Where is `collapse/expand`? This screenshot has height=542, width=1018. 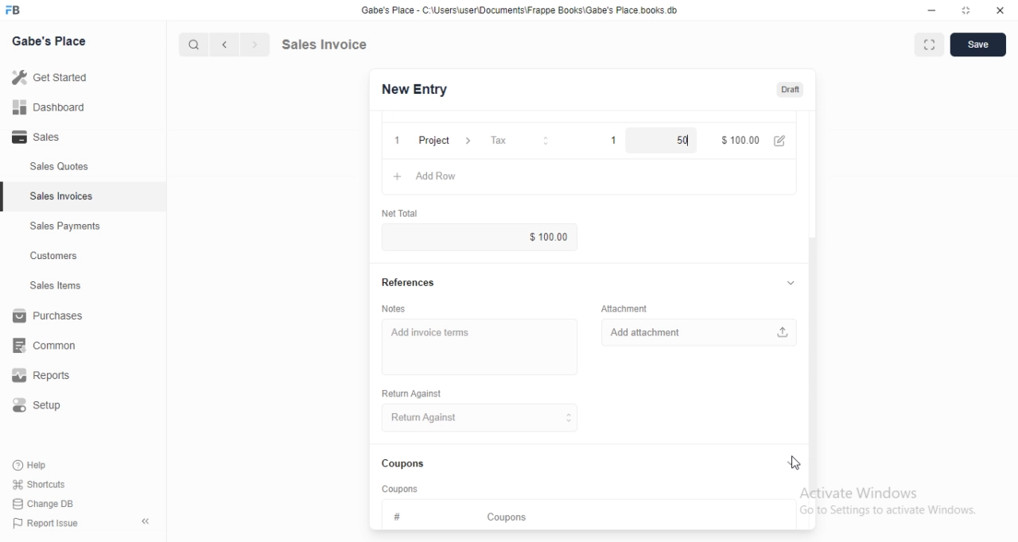 collapse/expand is located at coordinates (791, 464).